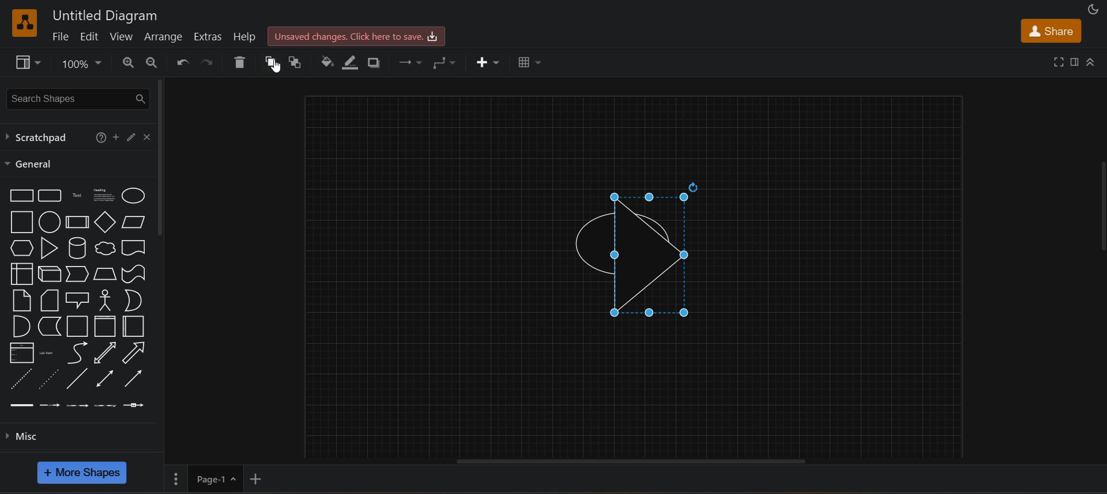 This screenshot has height=494, width=1107. I want to click on Directional arrow, so click(132, 352).